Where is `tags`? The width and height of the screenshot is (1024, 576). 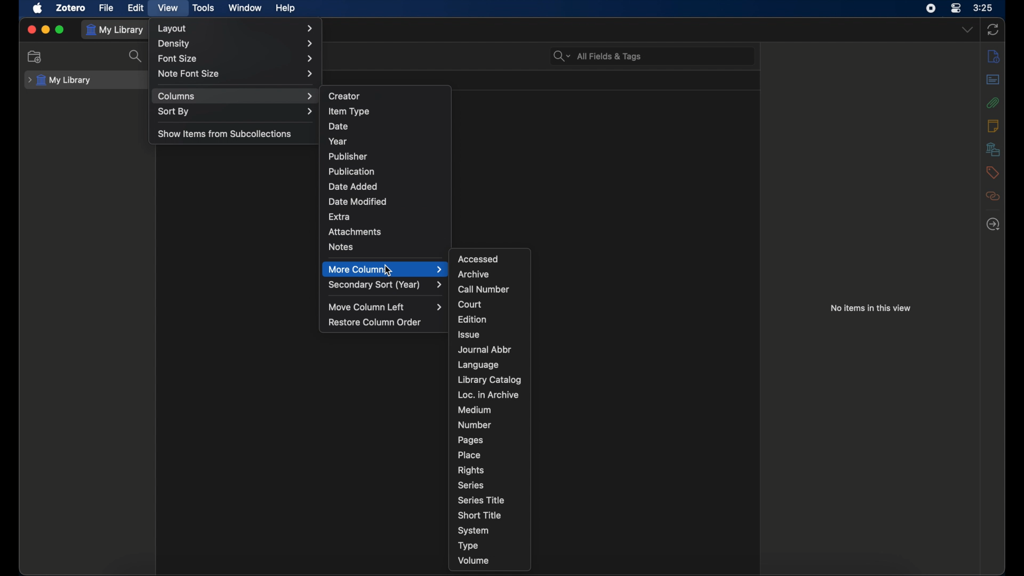 tags is located at coordinates (993, 172).